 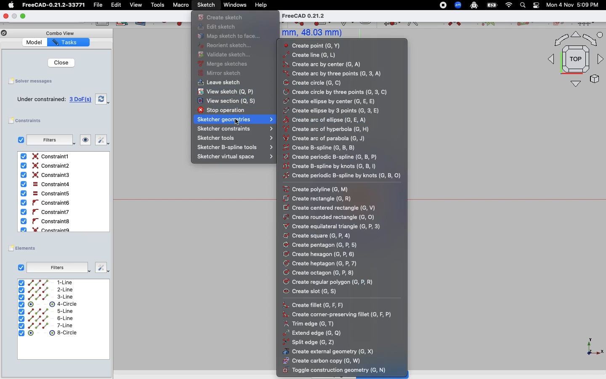 What do you see at coordinates (47, 166) in the screenshot?
I see `Constraint2` at bounding box center [47, 166].